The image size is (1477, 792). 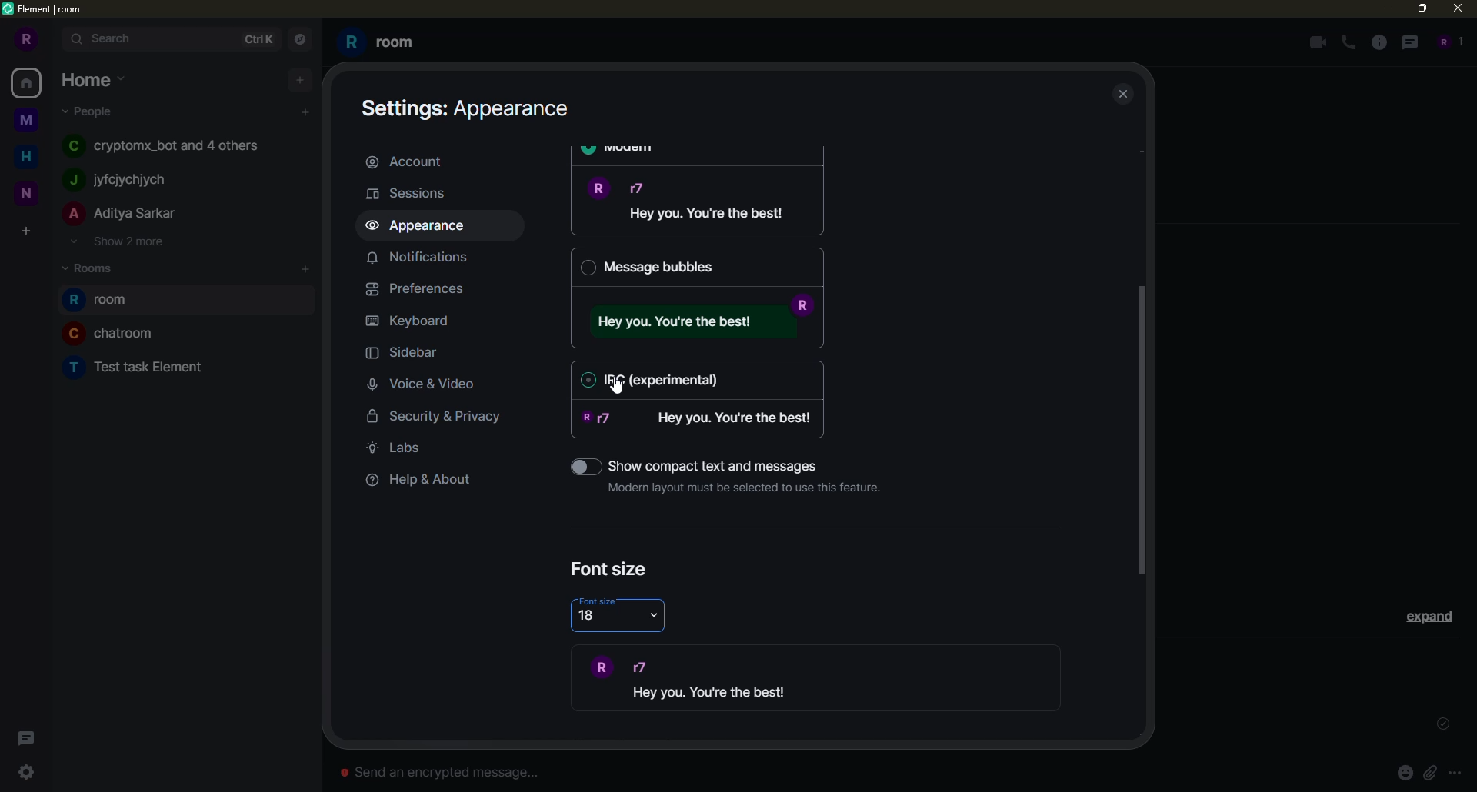 I want to click on close, so click(x=1125, y=95).